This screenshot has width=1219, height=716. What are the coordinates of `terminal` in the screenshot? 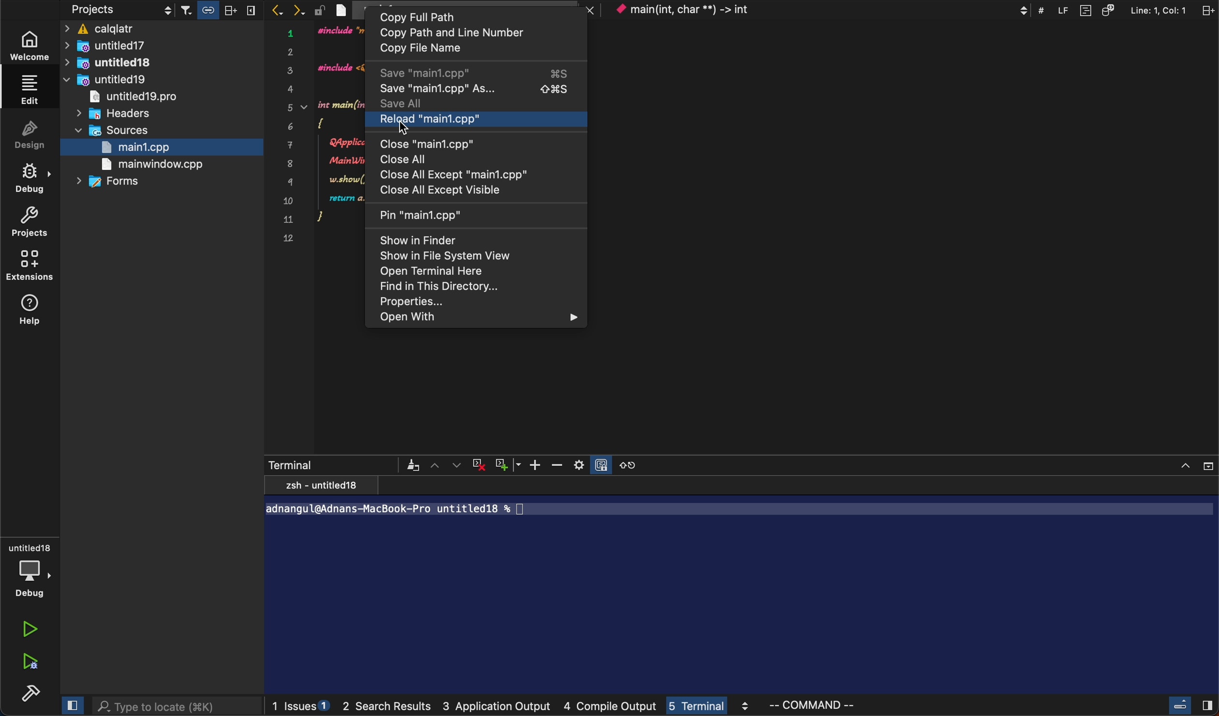 It's located at (714, 707).